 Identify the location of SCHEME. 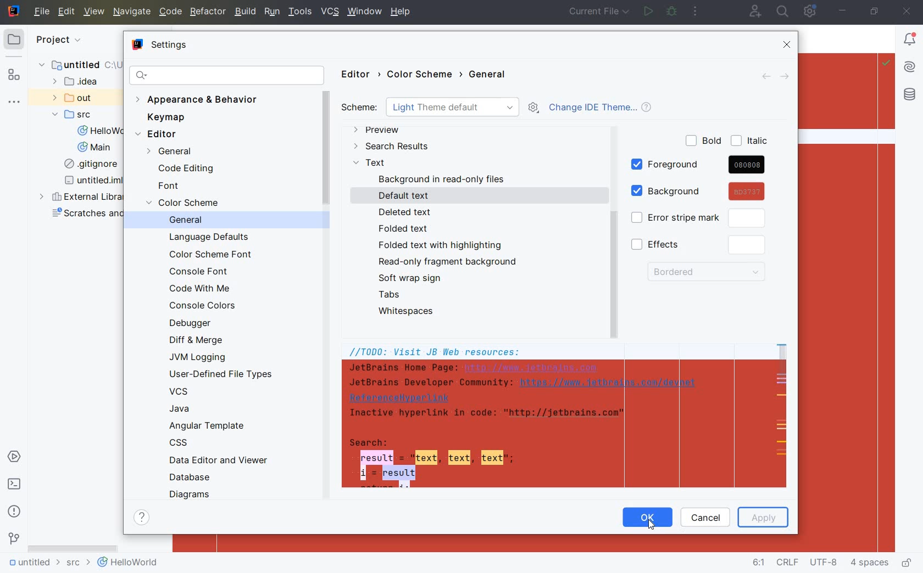
(431, 108).